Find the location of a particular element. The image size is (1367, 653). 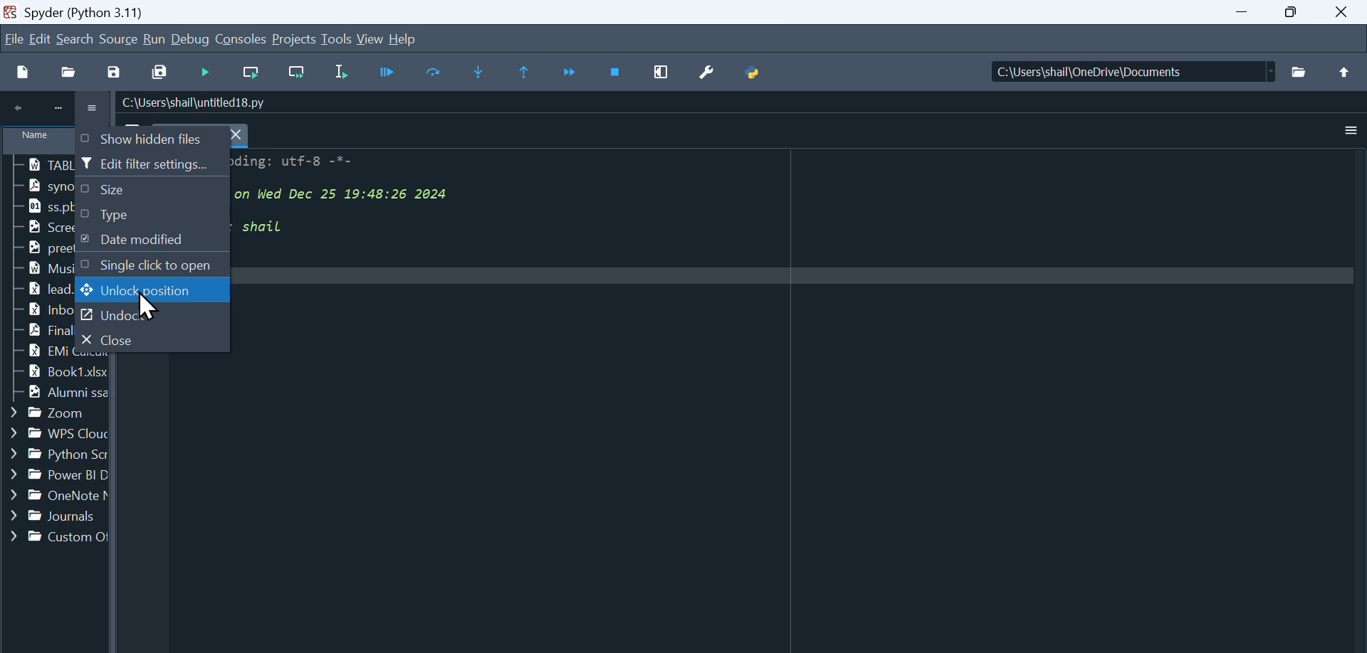

Spyder (Python 3.11) is located at coordinates (125, 11).